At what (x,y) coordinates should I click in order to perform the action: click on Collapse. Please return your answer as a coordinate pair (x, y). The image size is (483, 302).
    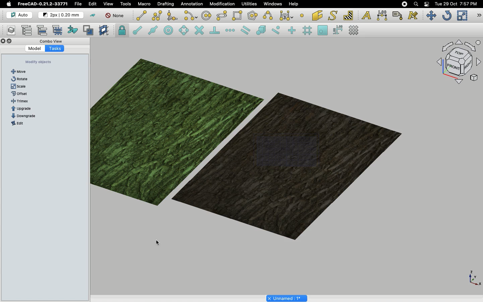
    Looking at the image, I should click on (10, 41).